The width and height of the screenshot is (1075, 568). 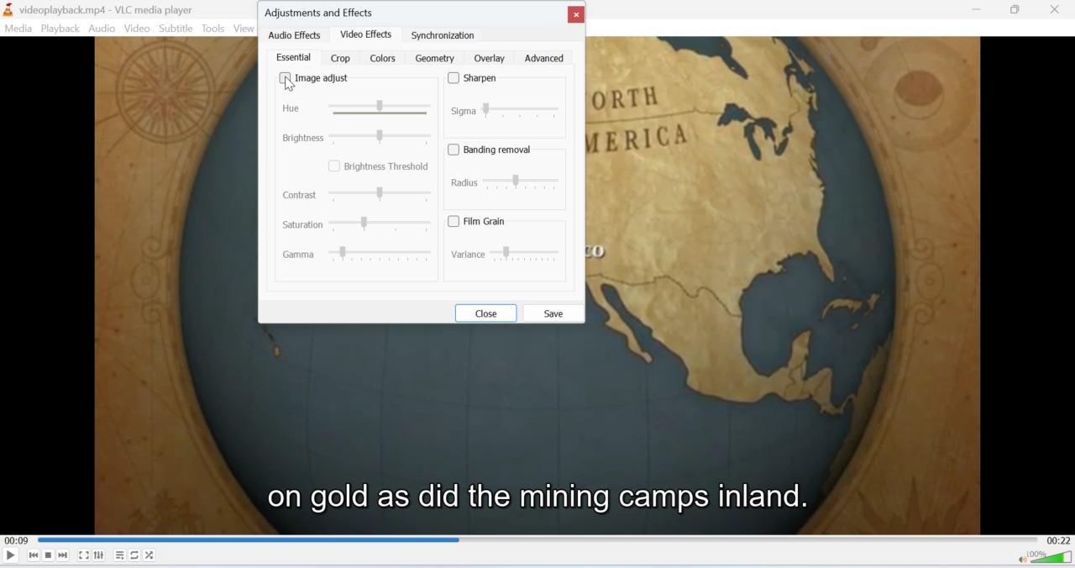 I want to click on contrast, so click(x=359, y=193).